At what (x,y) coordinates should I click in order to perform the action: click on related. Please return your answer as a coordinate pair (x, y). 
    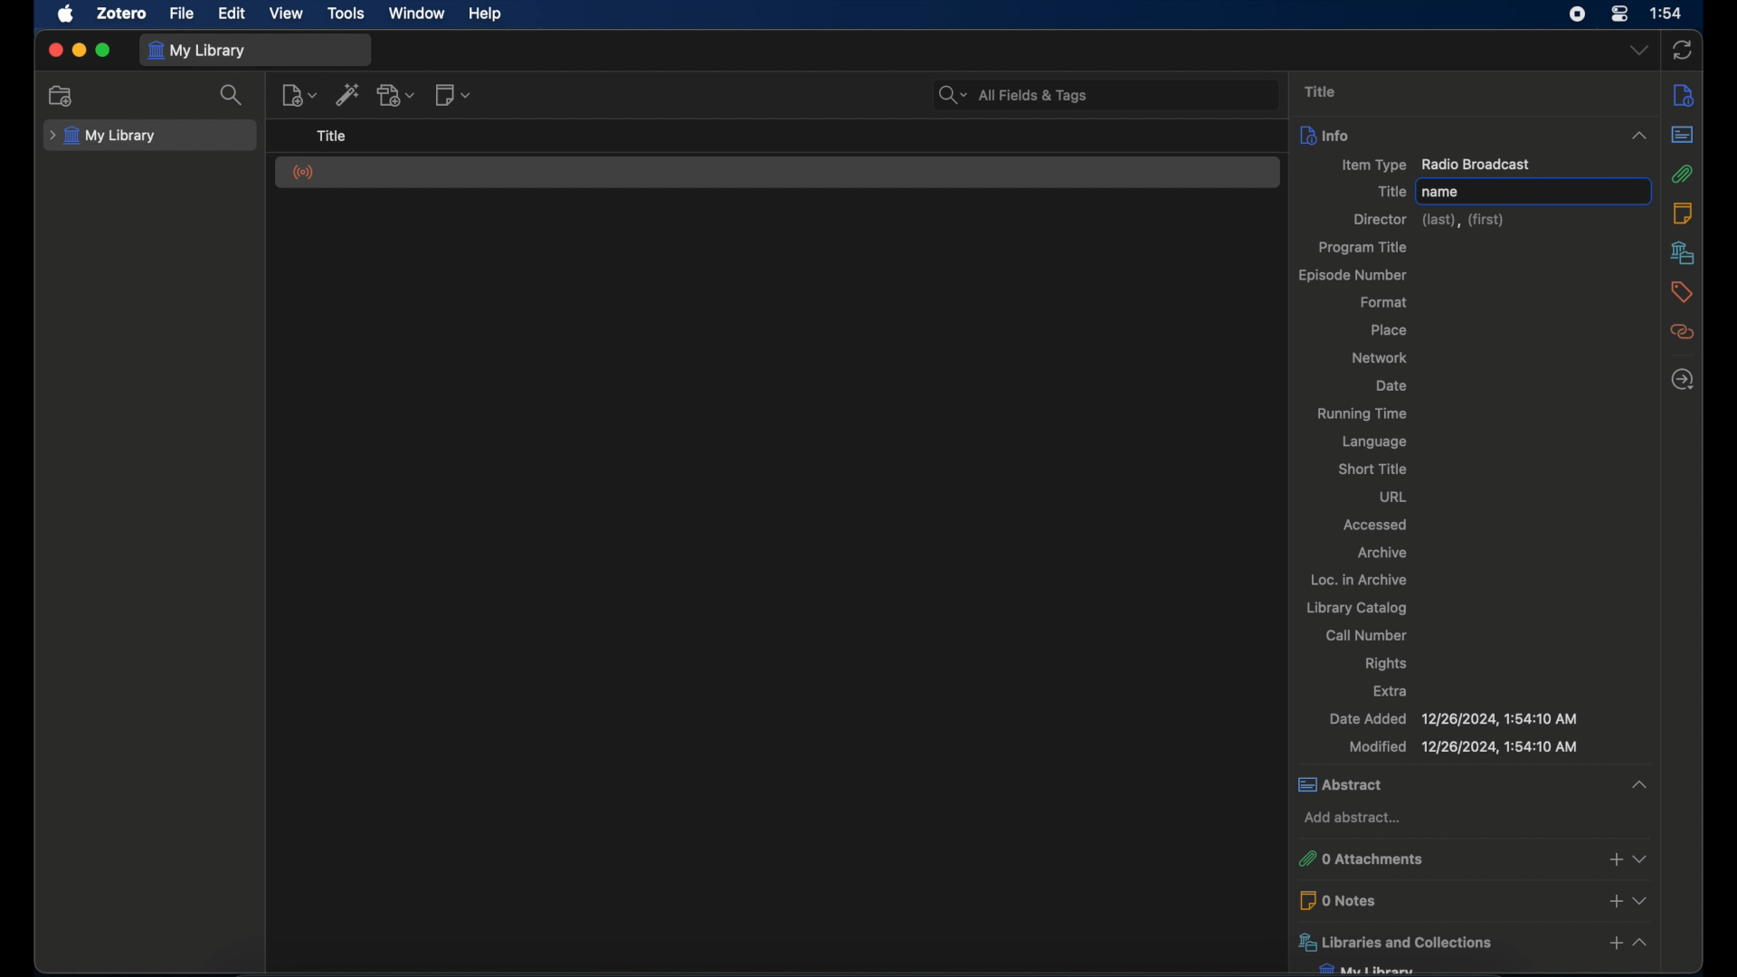
    Looking at the image, I should click on (1683, 332).